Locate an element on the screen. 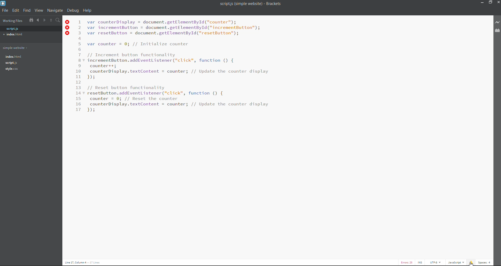 This screenshot has width=501, height=266. help is located at coordinates (88, 10).